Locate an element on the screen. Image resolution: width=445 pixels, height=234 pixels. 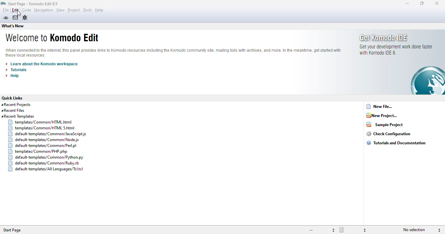
report a bug in the komodo bugzilla database is located at coordinates (25, 18).